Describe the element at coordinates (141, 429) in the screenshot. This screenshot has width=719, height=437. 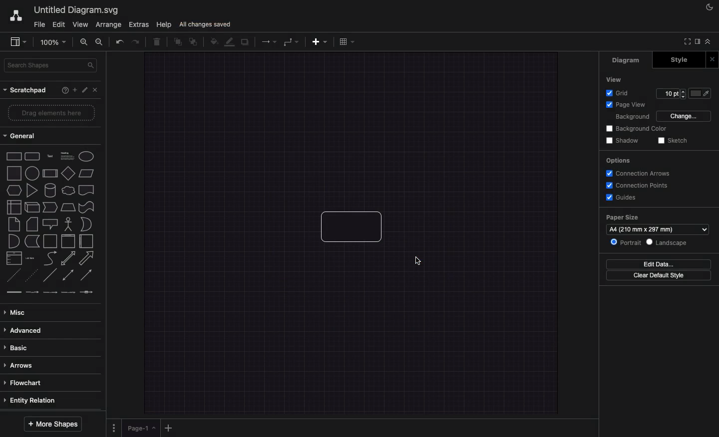
I see `Page 1` at that location.